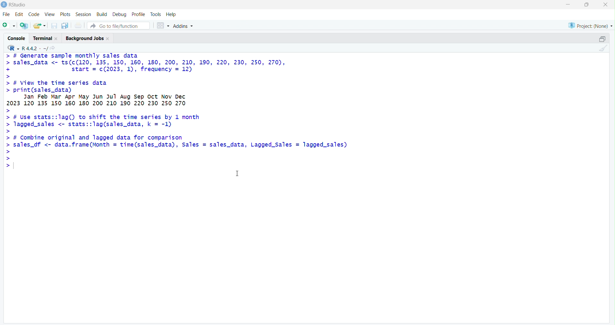  What do you see at coordinates (34, 15) in the screenshot?
I see `code` at bounding box center [34, 15].